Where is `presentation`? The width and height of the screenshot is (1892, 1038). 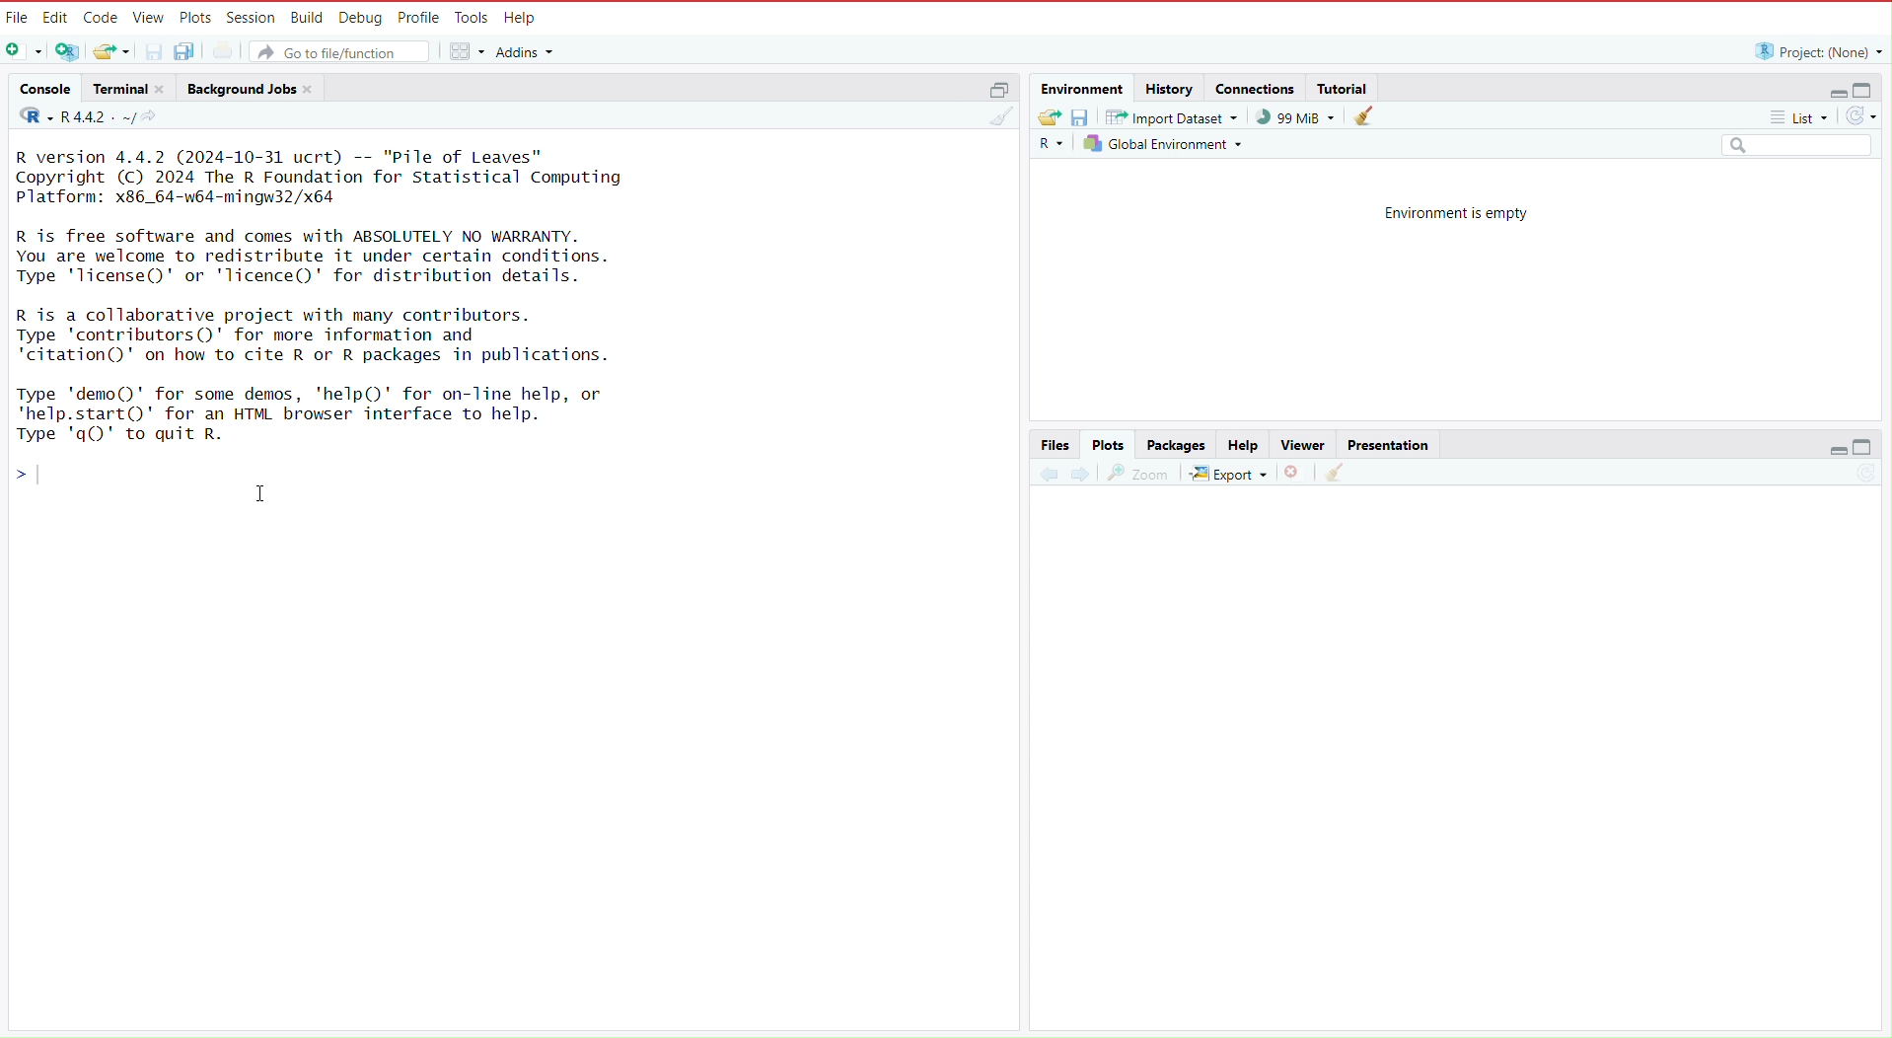 presentation is located at coordinates (1391, 443).